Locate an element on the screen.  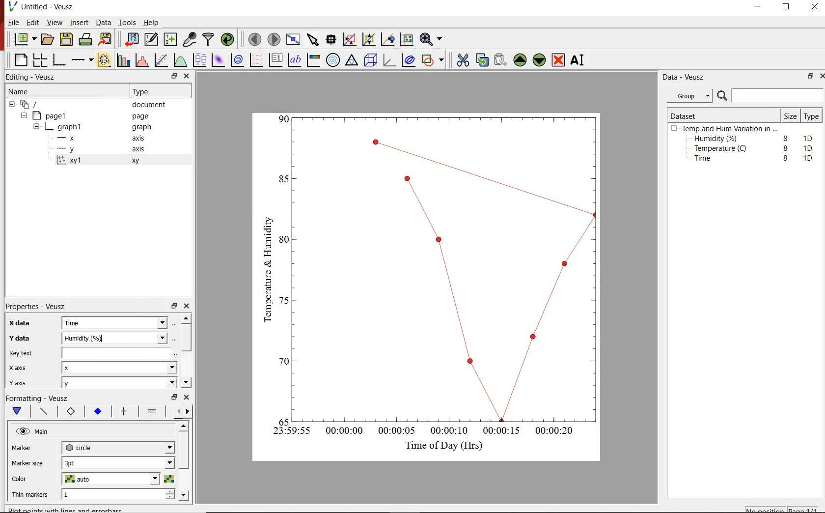
Color dropdown is located at coordinates (140, 479).